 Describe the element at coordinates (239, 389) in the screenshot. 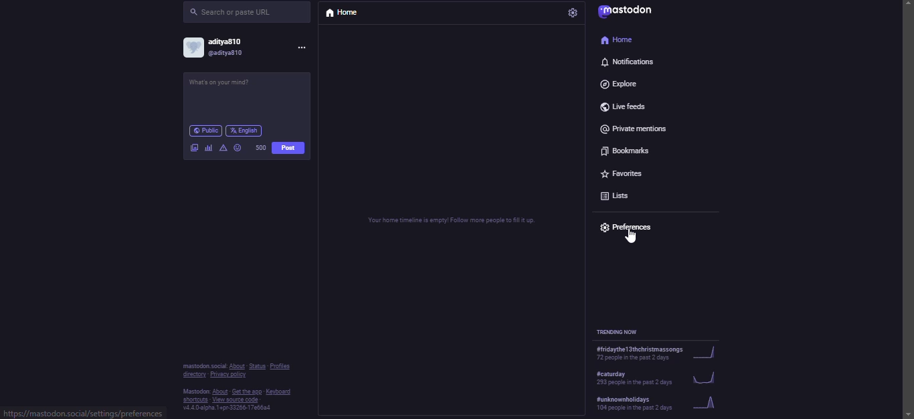

I see `info` at that location.